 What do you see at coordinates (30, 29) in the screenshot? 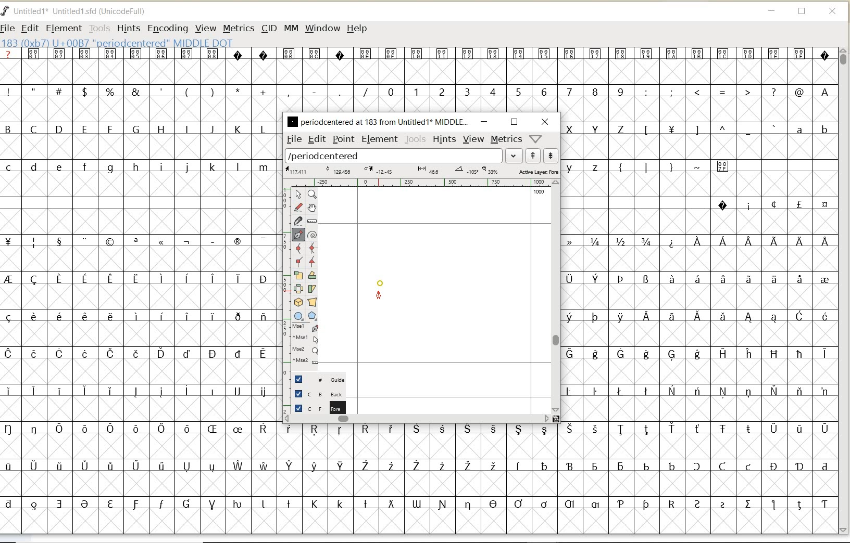
I see `EDIT` at bounding box center [30, 29].